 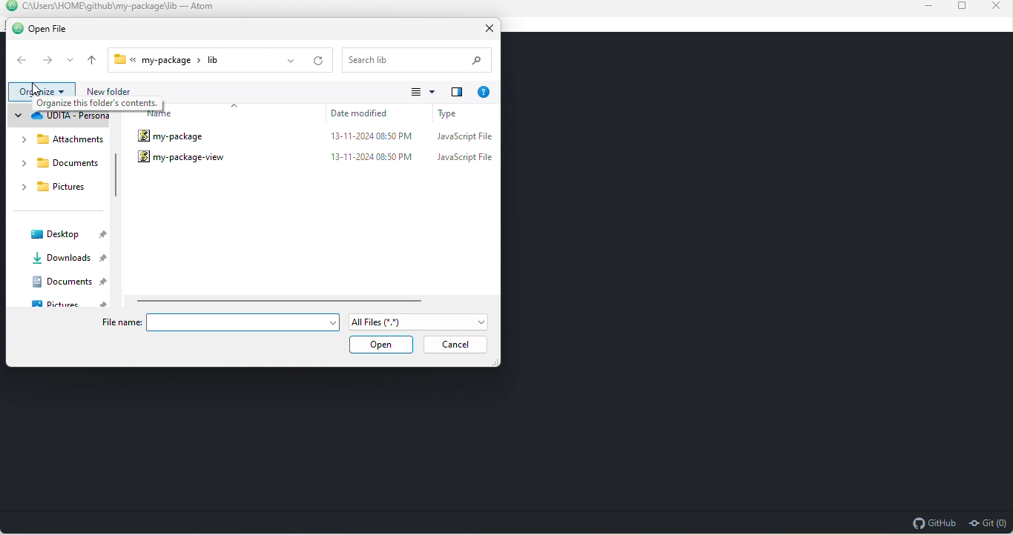 What do you see at coordinates (43, 93) in the screenshot?
I see `organize` at bounding box center [43, 93].